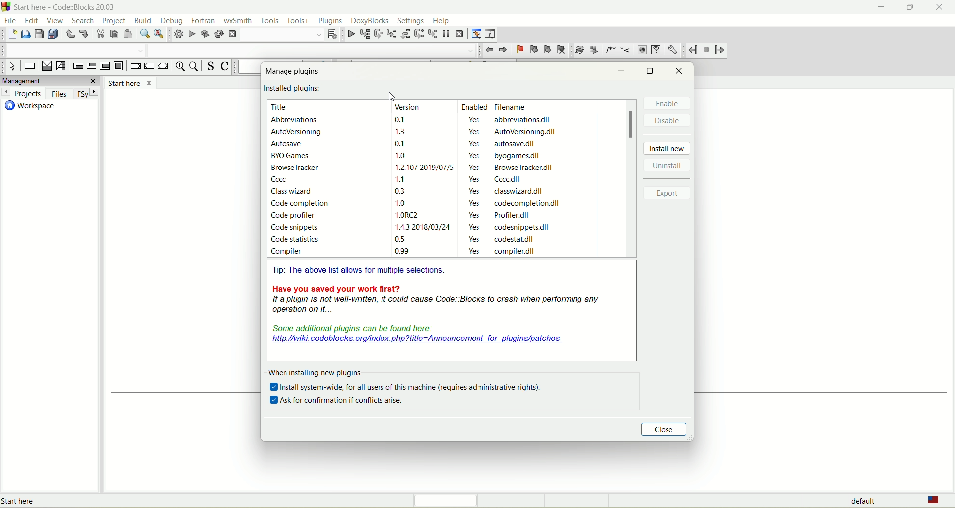  I want to click on help, so click(441, 21).